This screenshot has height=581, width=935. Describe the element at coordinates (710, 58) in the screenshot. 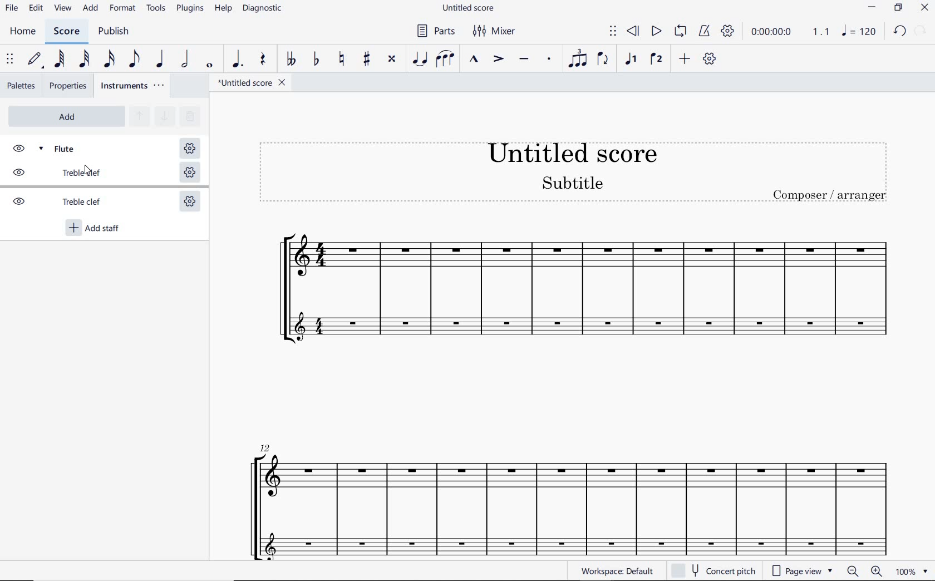

I see `CUSTOMIZE TOOLBAR` at that location.